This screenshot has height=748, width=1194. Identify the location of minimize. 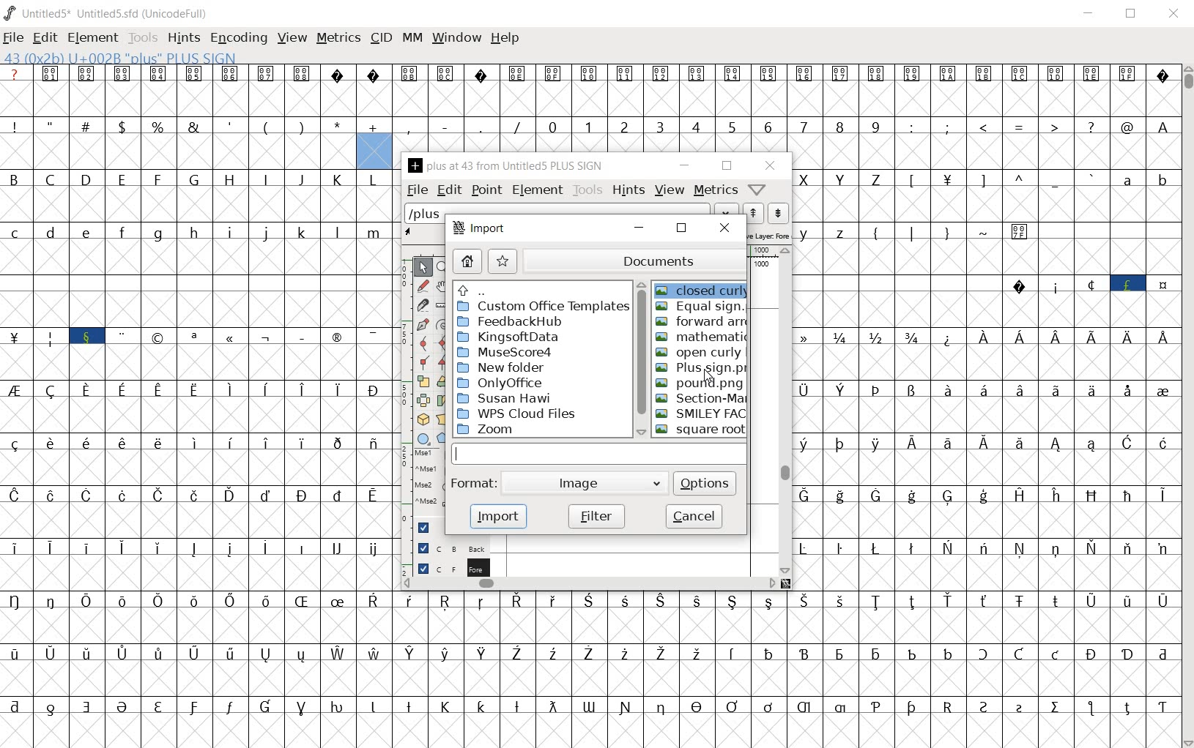
(686, 165).